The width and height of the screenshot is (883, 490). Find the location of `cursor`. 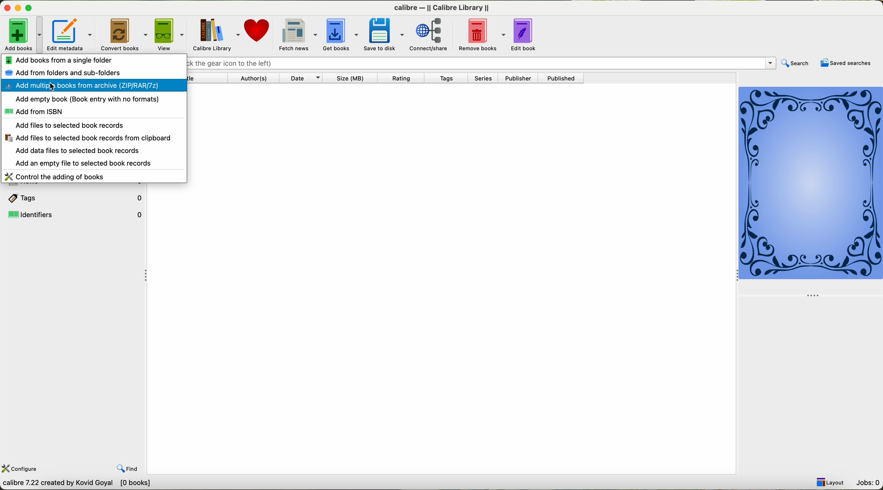

cursor is located at coordinates (52, 86).